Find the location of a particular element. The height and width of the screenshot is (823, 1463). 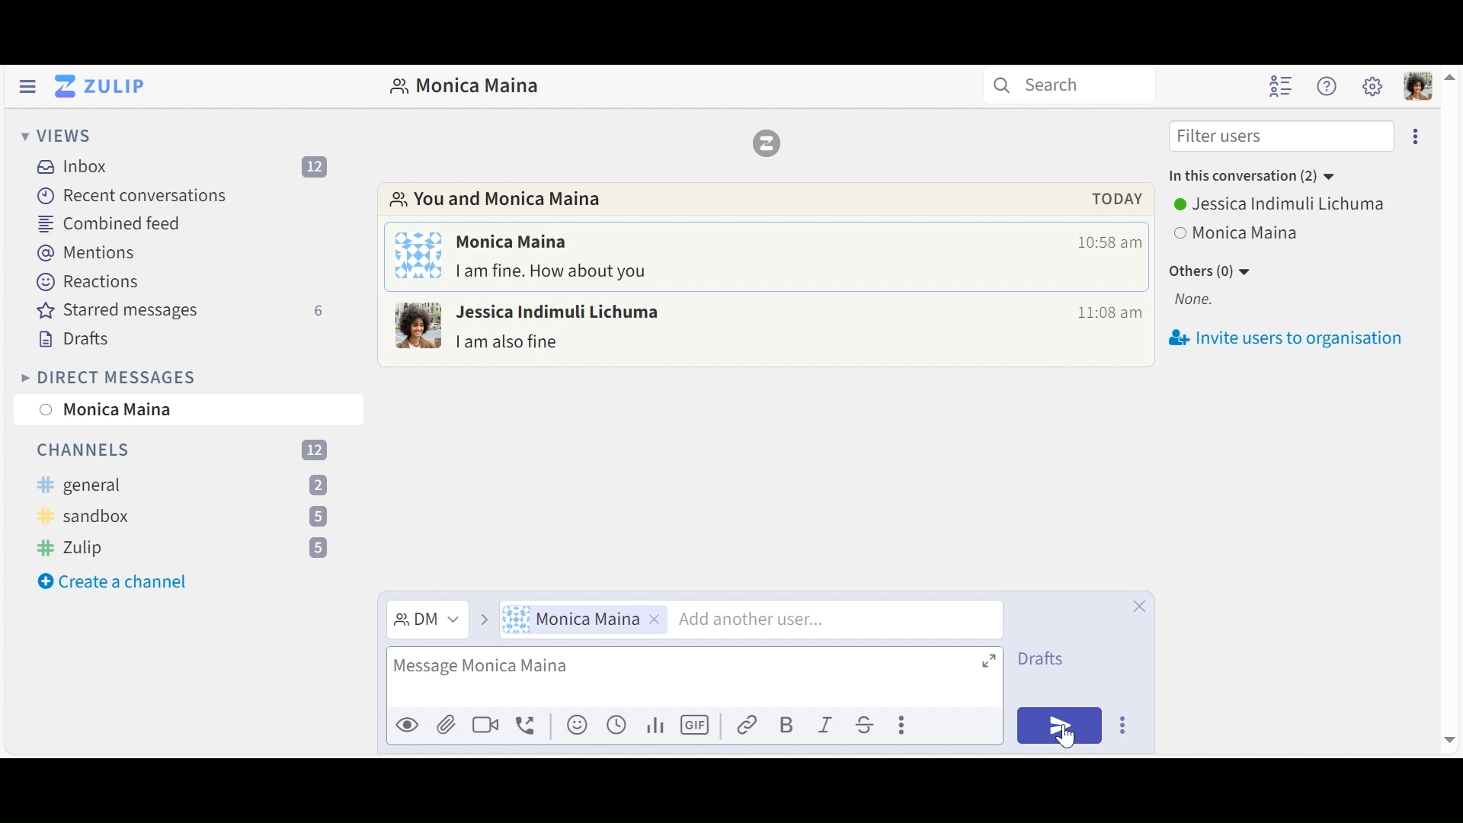

cursor is located at coordinates (1068, 737).